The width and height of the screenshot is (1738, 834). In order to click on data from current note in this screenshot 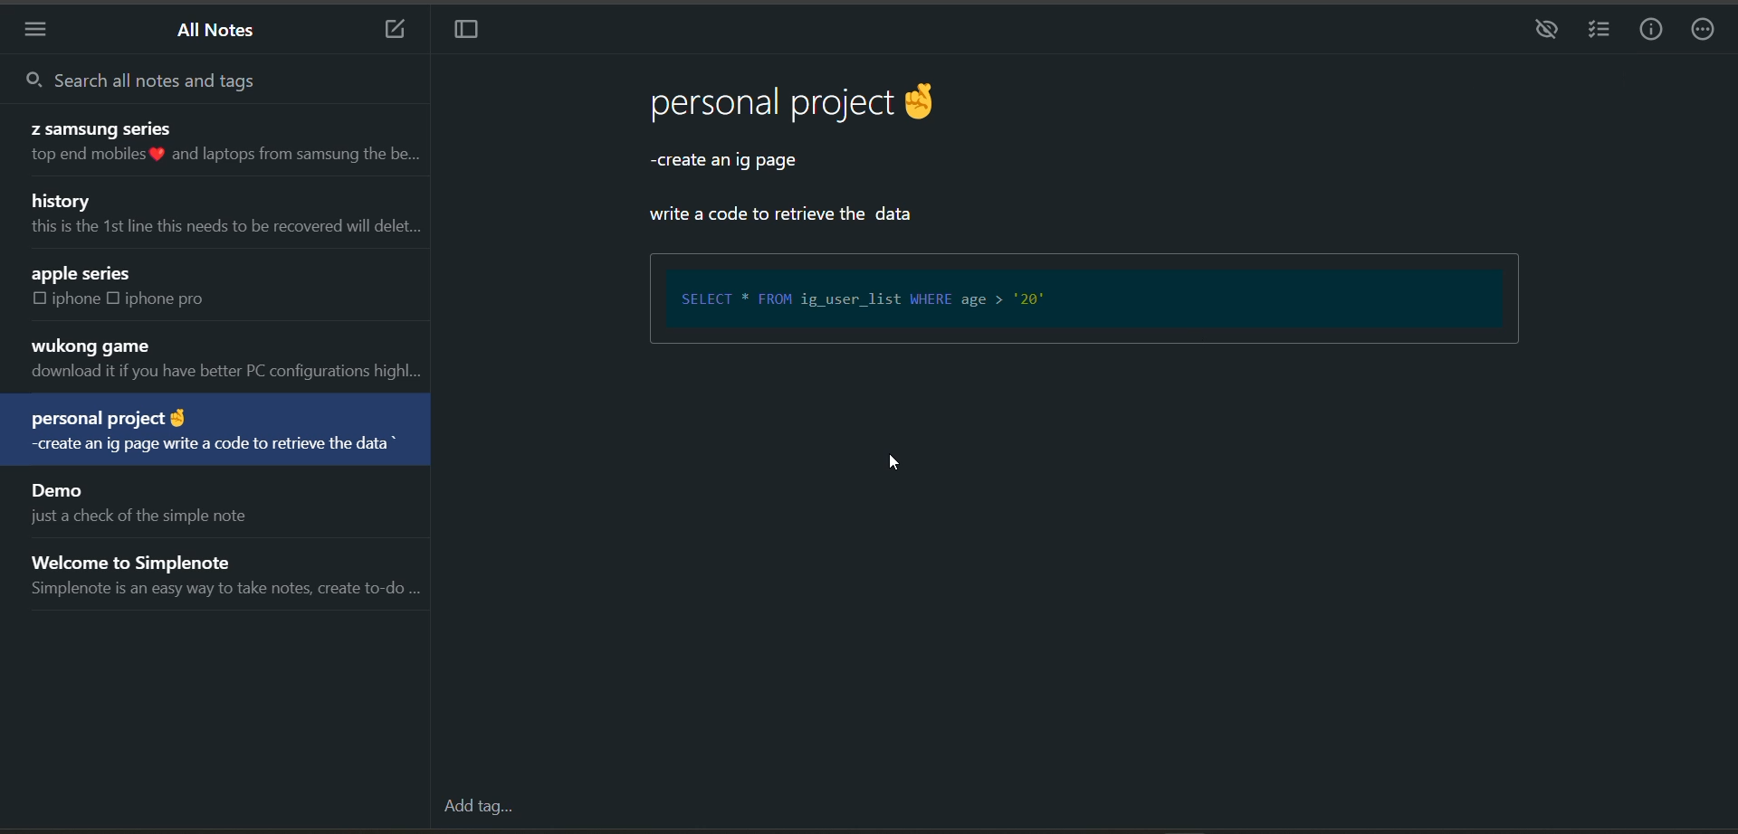, I will do `click(831, 152)`.